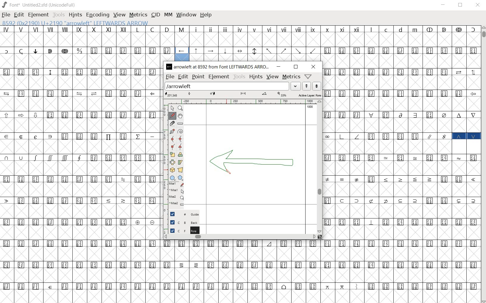 This screenshot has height=303, width=486. I want to click on scrollbar, so click(483, 164).